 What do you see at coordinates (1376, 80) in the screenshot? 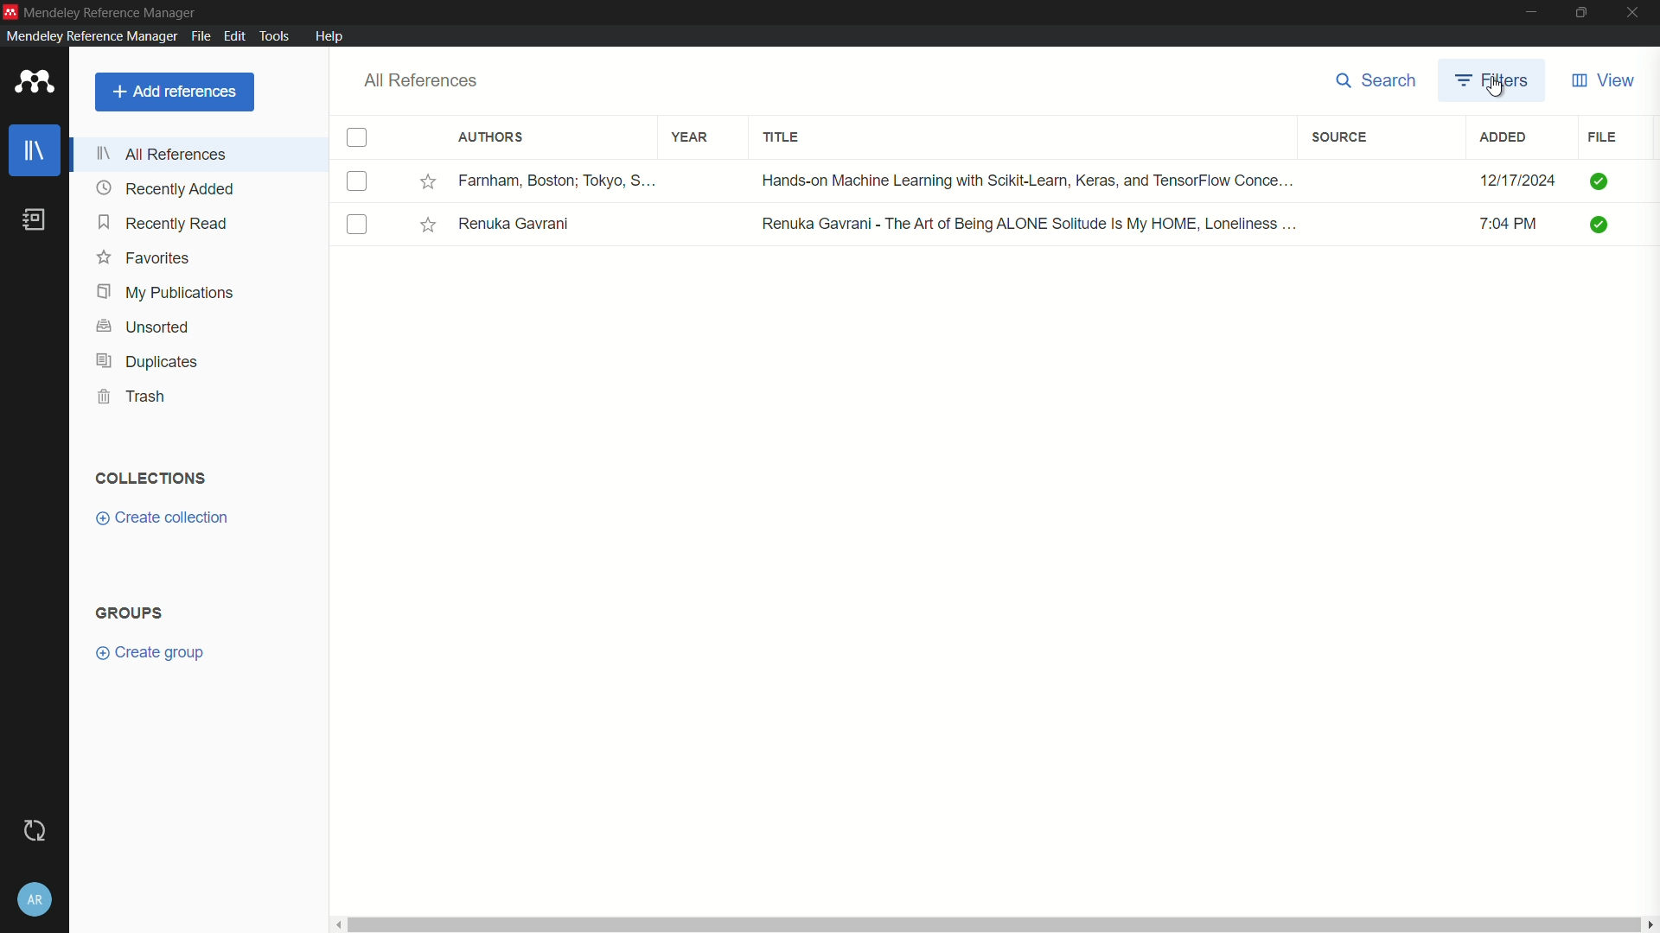
I see `search` at bounding box center [1376, 80].